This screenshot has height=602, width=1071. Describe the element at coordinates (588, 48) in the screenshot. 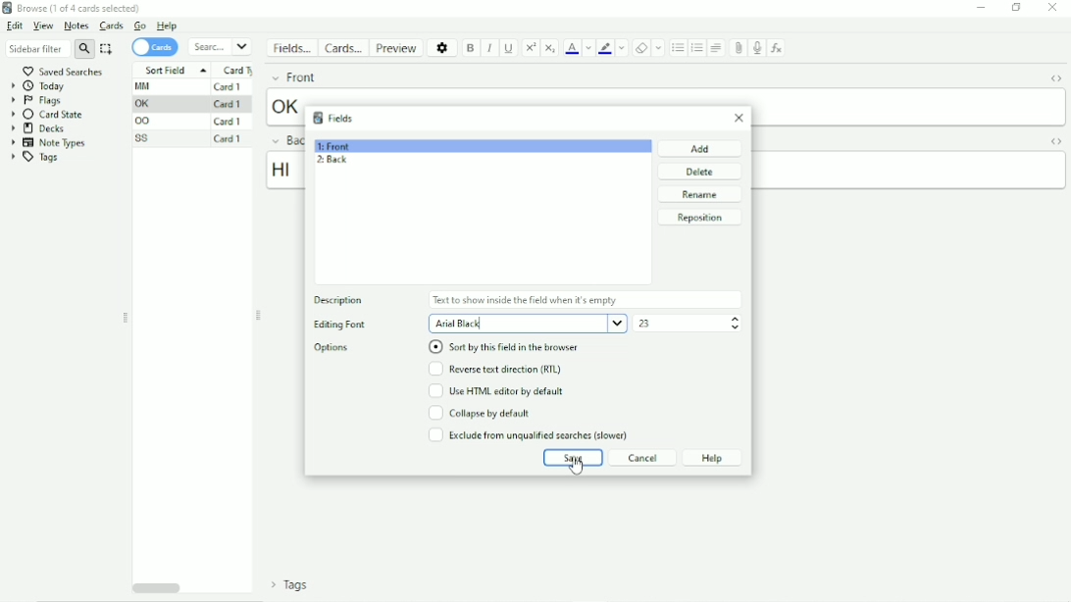

I see `Change color` at that location.